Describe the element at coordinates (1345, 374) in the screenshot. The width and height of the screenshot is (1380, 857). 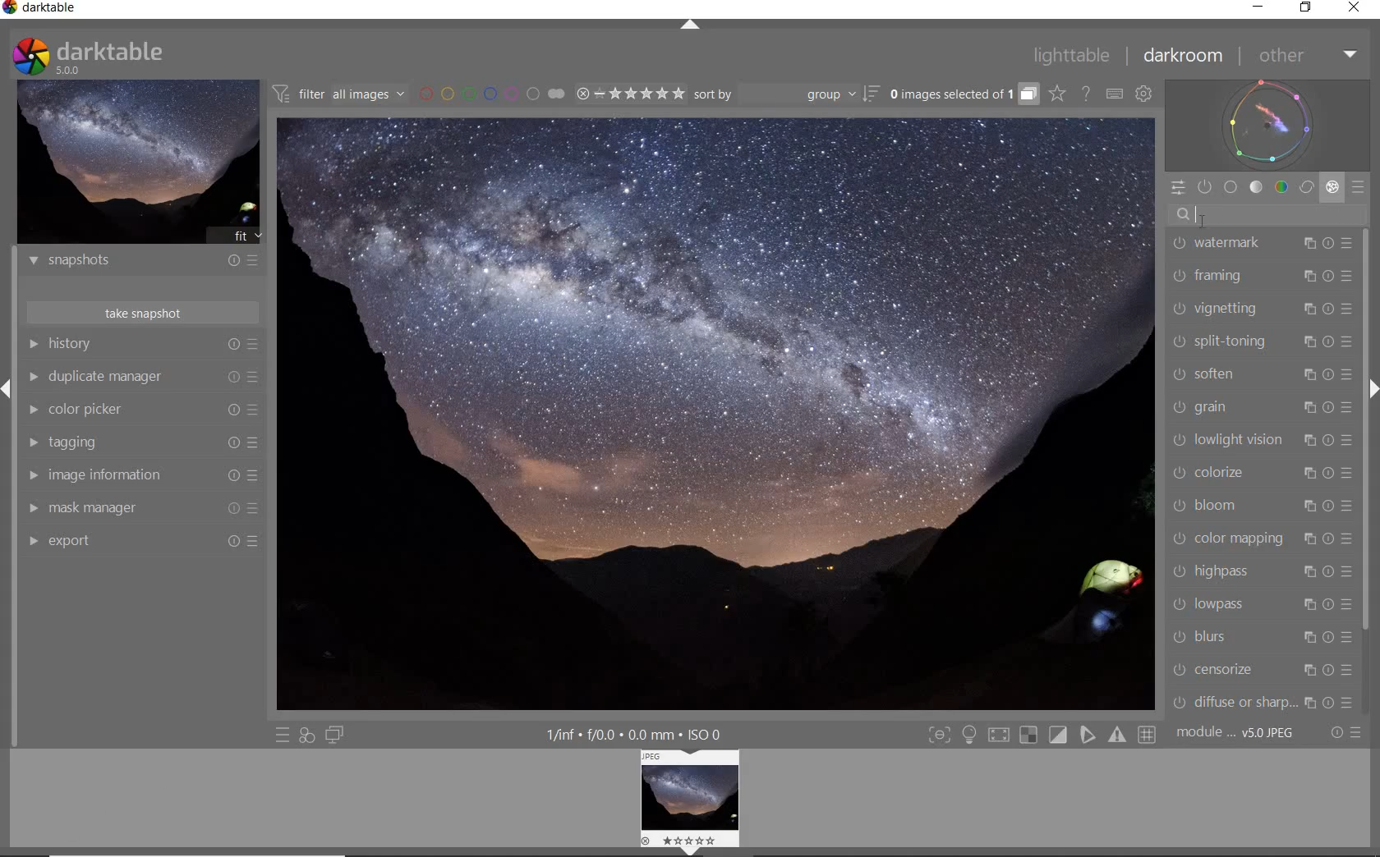
I see `presets` at that location.